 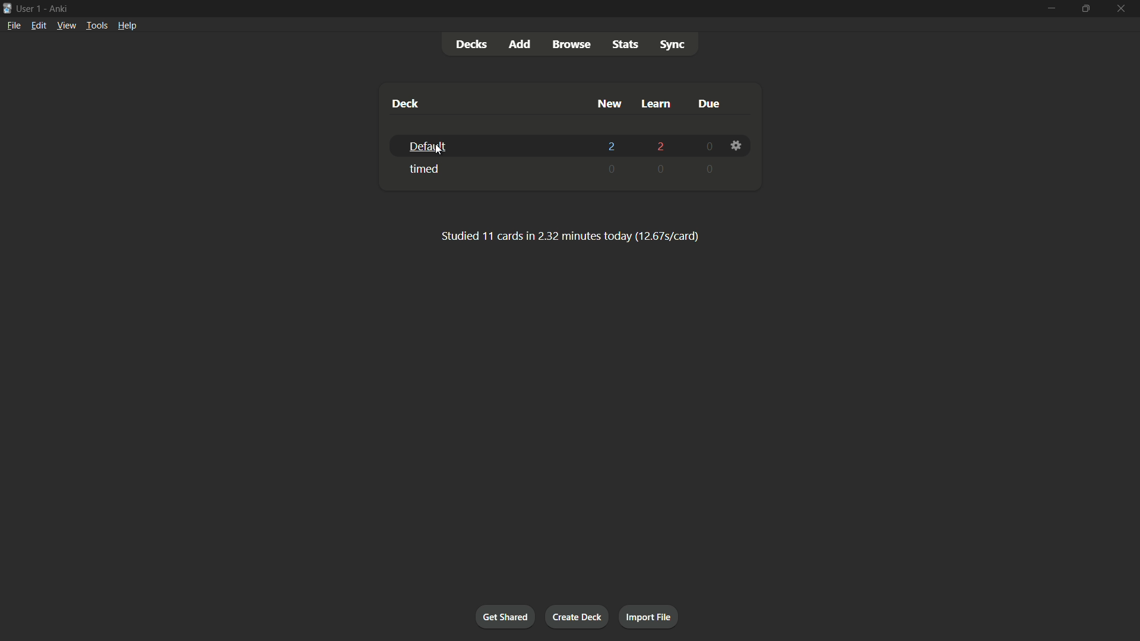 What do you see at coordinates (664, 145) in the screenshot?
I see `2` at bounding box center [664, 145].